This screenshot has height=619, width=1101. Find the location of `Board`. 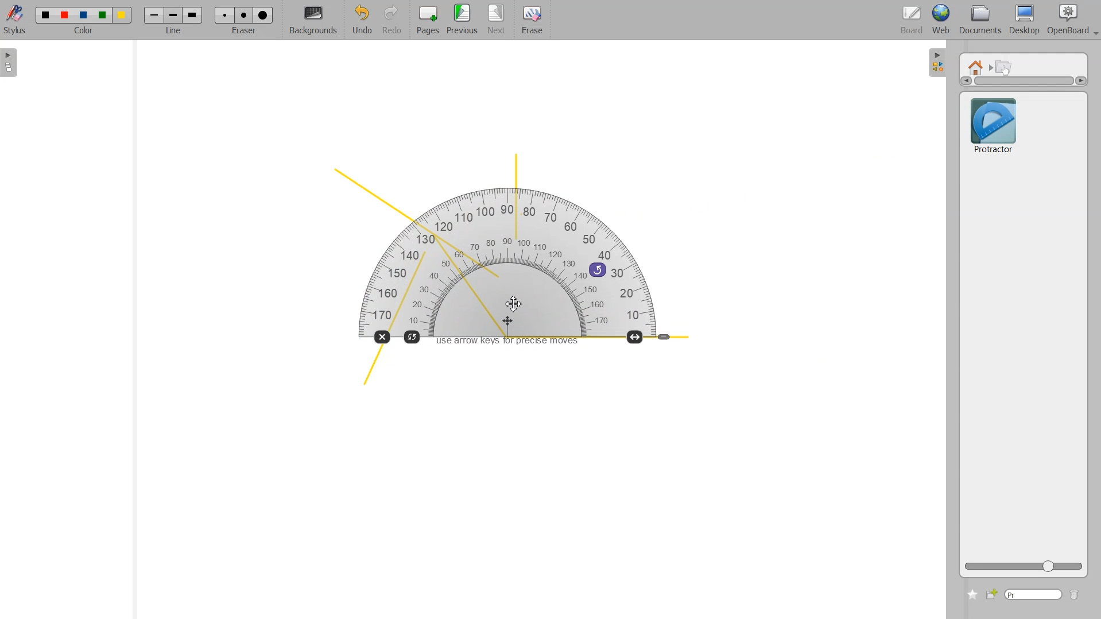

Board is located at coordinates (912, 21).